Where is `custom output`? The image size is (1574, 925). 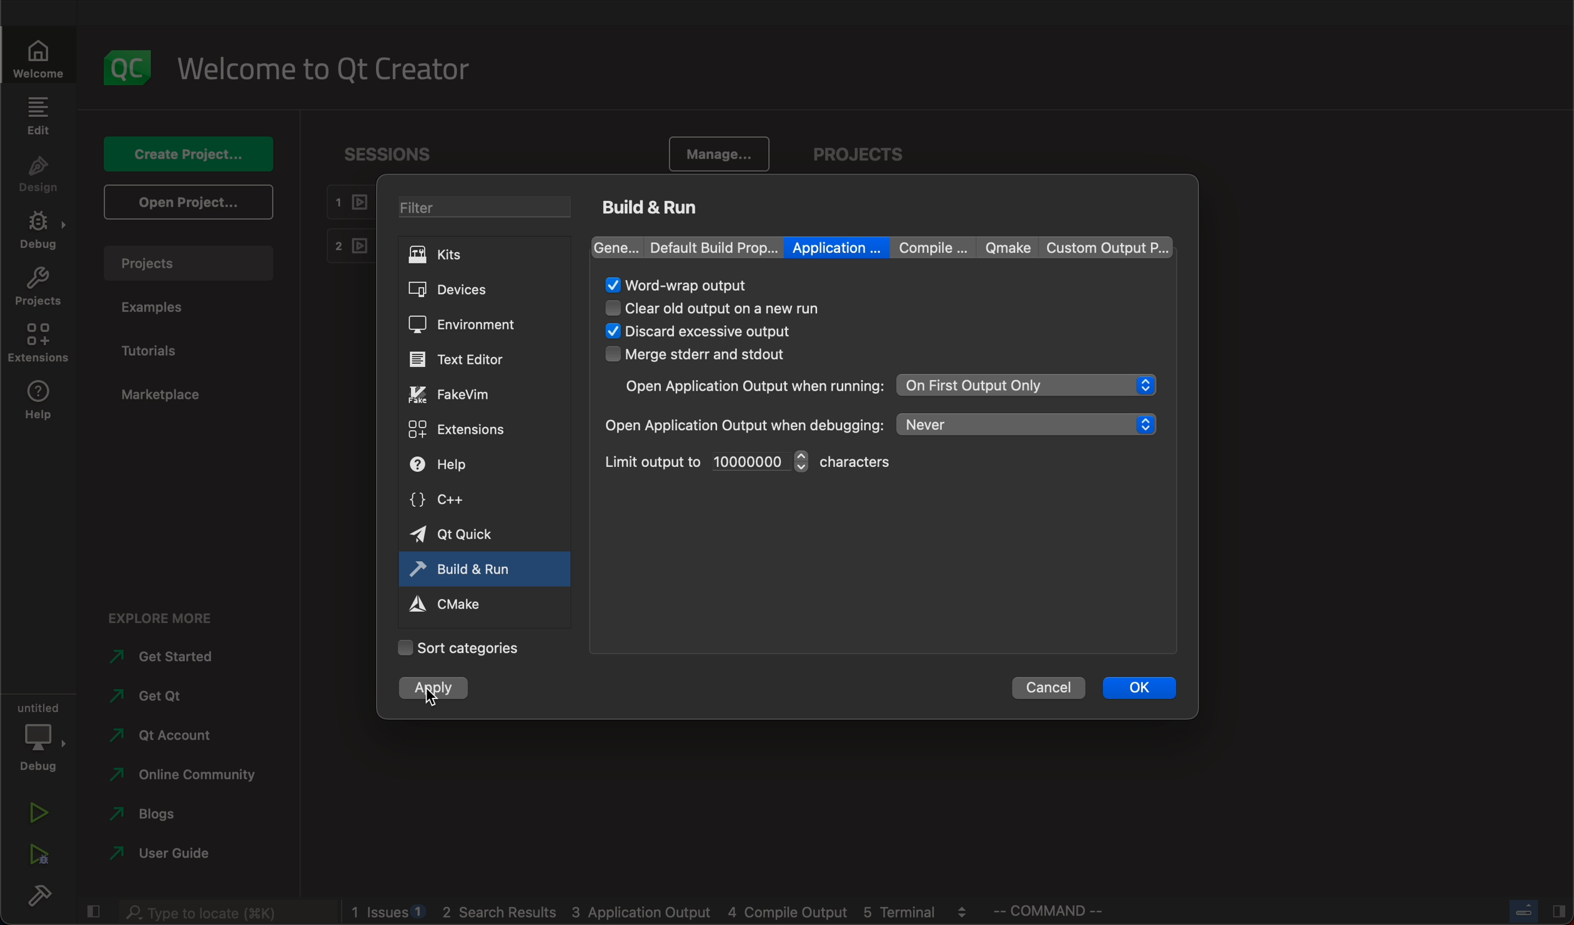 custom output is located at coordinates (1100, 247).